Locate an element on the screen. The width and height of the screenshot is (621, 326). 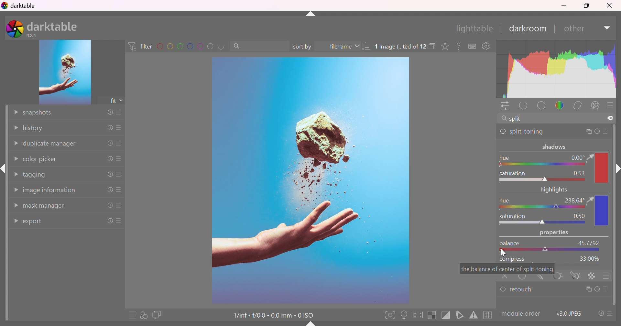
darktable is located at coordinates (14, 28).